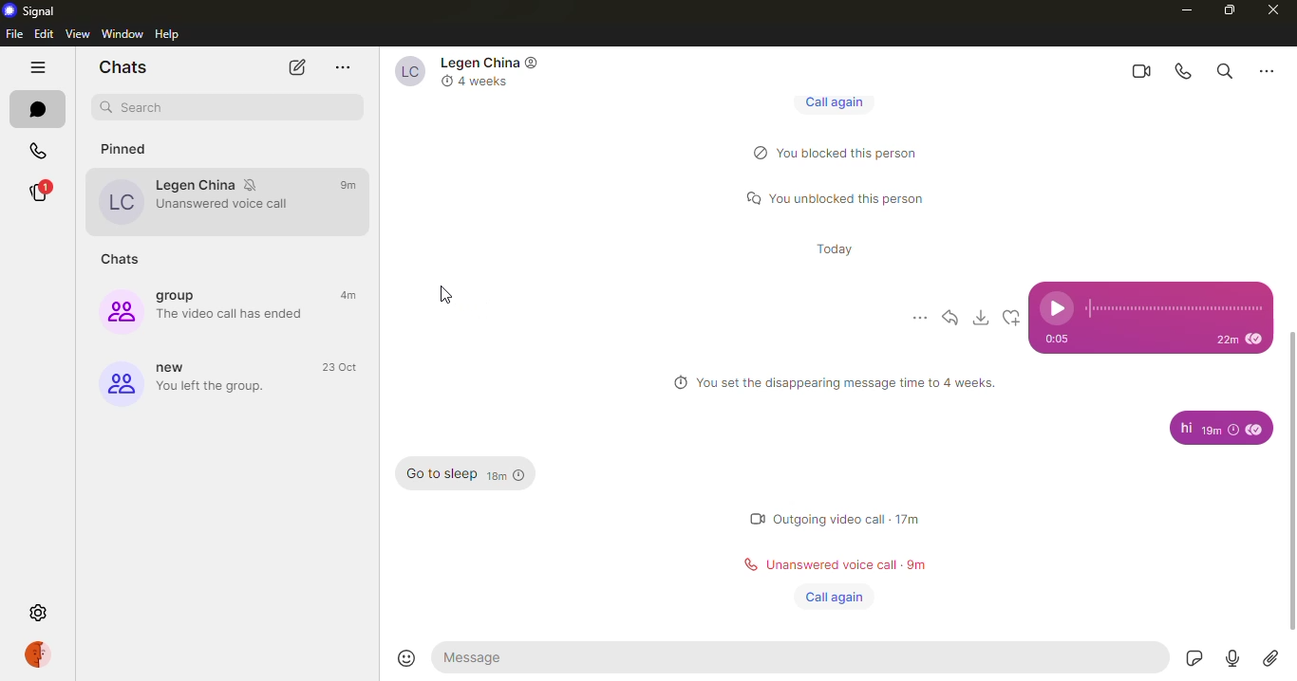  Describe the element at coordinates (917, 565) in the screenshot. I see `time` at that location.